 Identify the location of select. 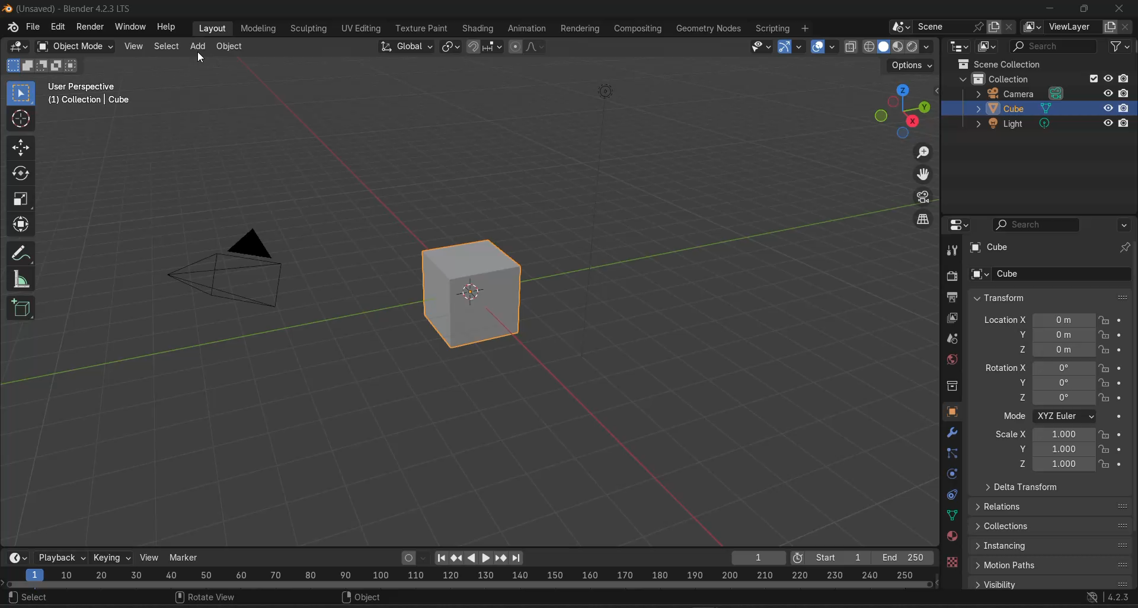
(167, 46).